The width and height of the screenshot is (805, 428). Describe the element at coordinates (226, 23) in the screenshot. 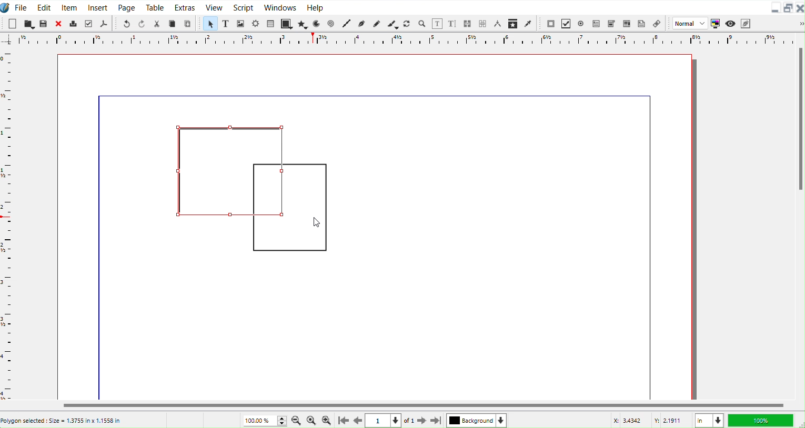

I see `Text Frame` at that location.